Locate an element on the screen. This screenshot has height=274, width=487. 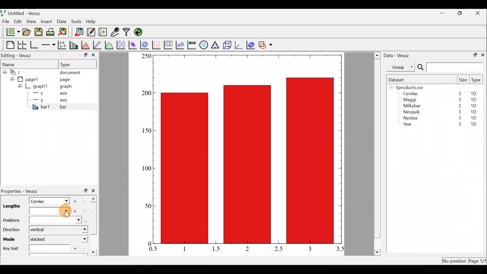
bar is located at coordinates (72, 107).